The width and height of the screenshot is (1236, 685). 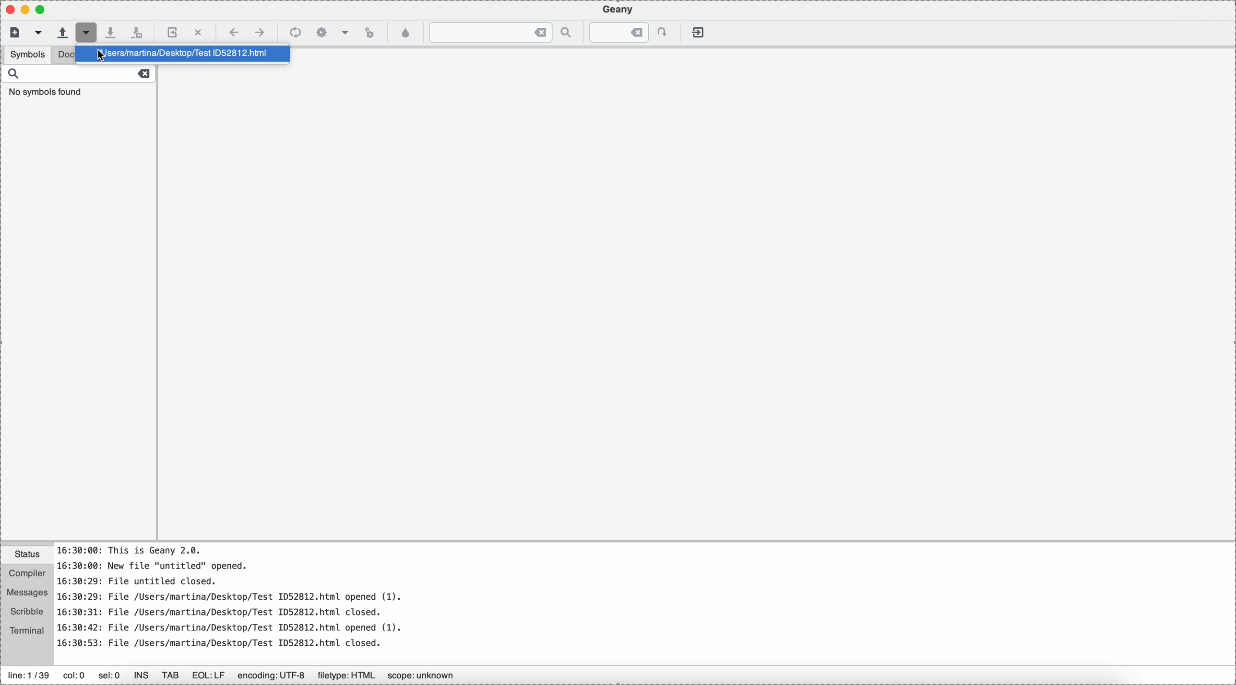 What do you see at coordinates (27, 574) in the screenshot?
I see `compiler` at bounding box center [27, 574].